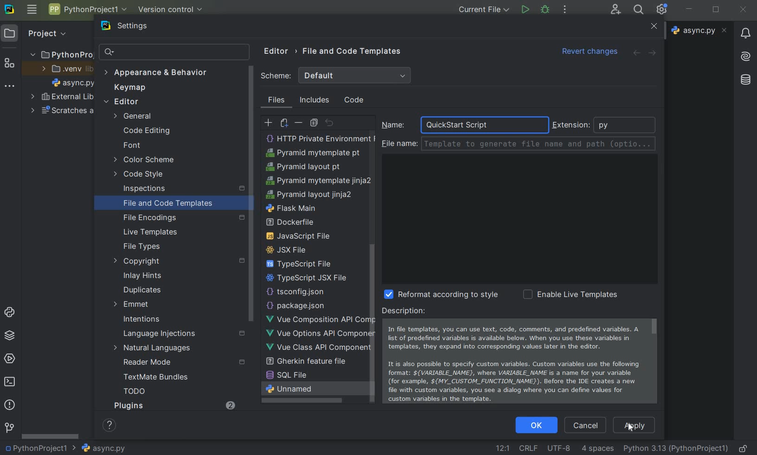  I want to click on minimize, so click(689, 9).